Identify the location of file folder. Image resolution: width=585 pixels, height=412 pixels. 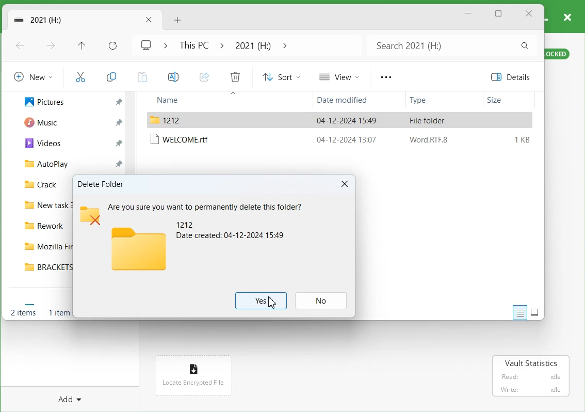
(340, 120).